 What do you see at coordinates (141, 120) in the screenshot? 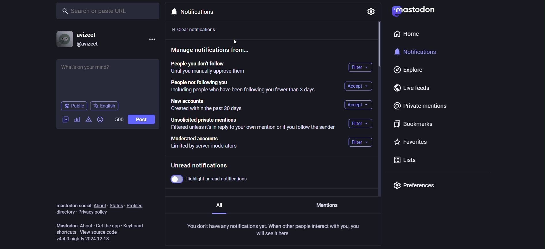
I see `post` at bounding box center [141, 120].